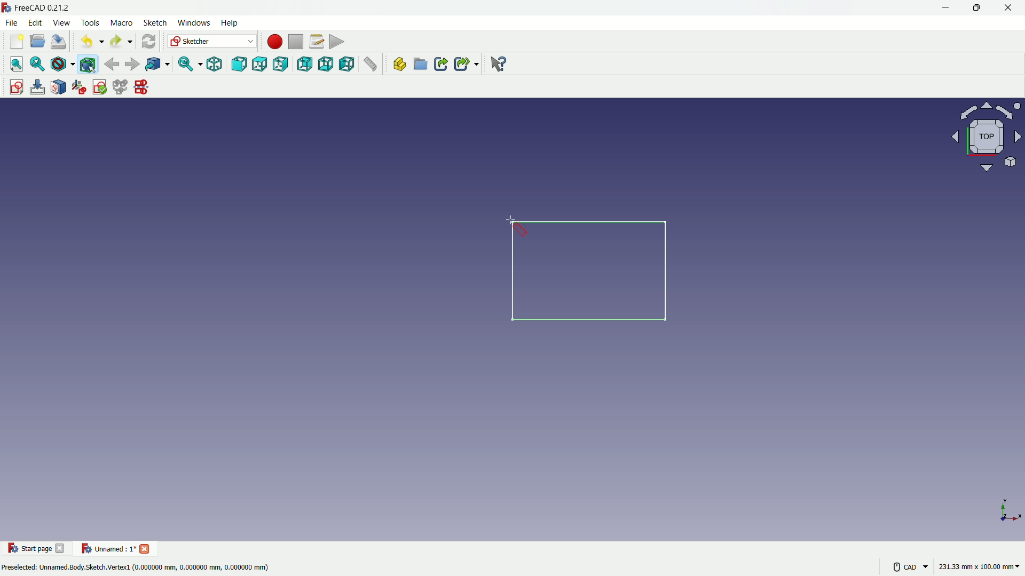 This screenshot has width=1025, height=576. What do you see at coordinates (13, 86) in the screenshot?
I see `create sketch` at bounding box center [13, 86].